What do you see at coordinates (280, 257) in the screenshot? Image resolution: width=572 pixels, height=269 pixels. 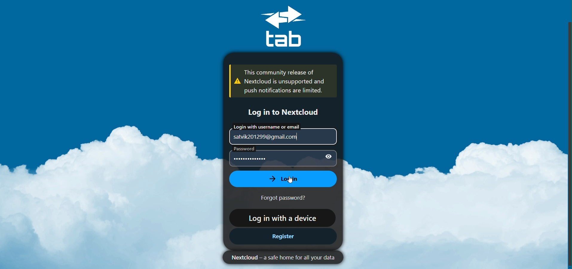 I see `Nextcloud - a safe home for all your data` at bounding box center [280, 257].